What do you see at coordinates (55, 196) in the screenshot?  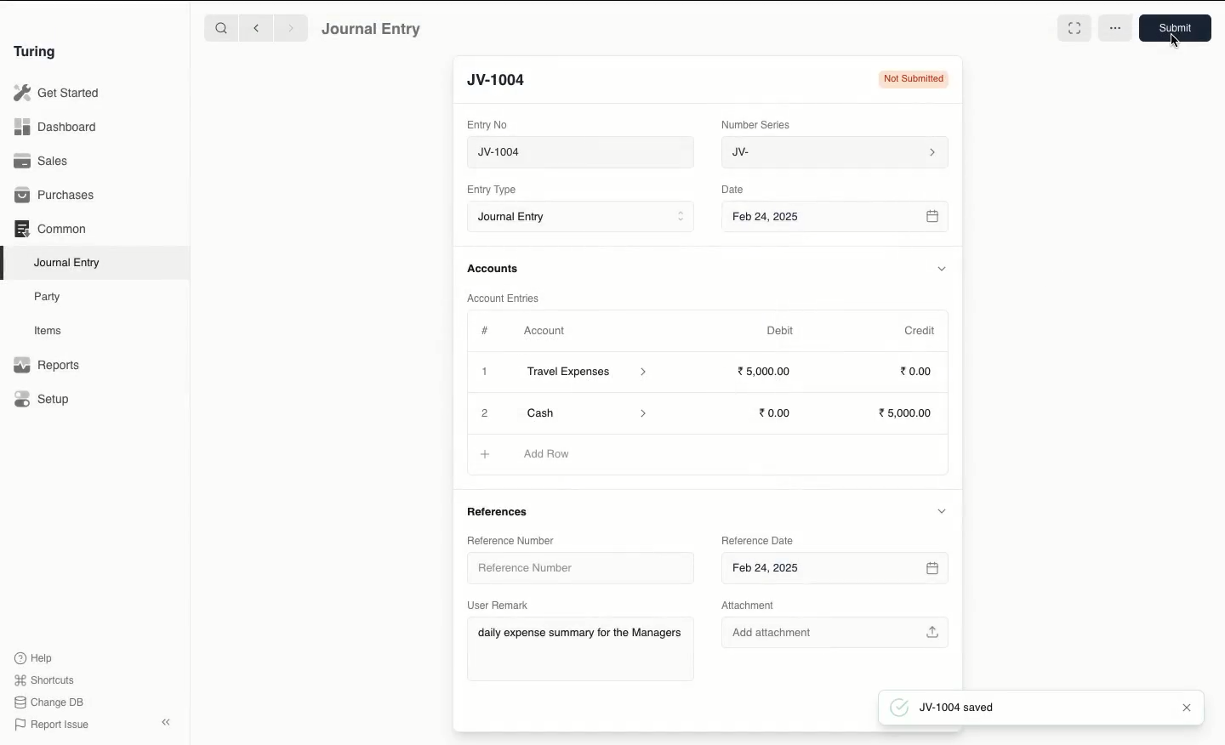 I see `Purchases` at bounding box center [55, 196].